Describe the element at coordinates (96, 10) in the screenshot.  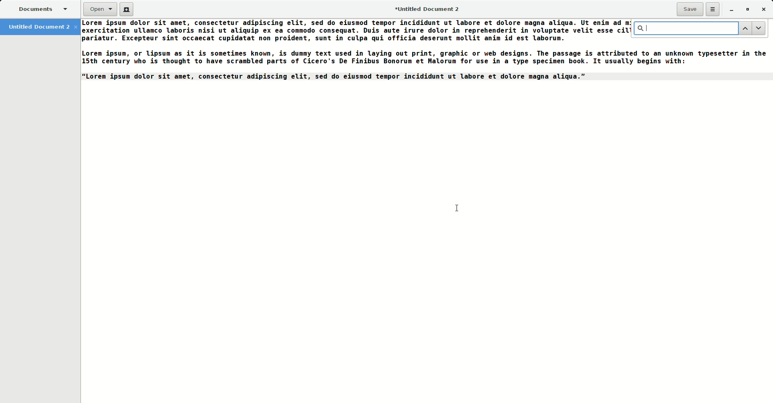
I see `Open` at that location.